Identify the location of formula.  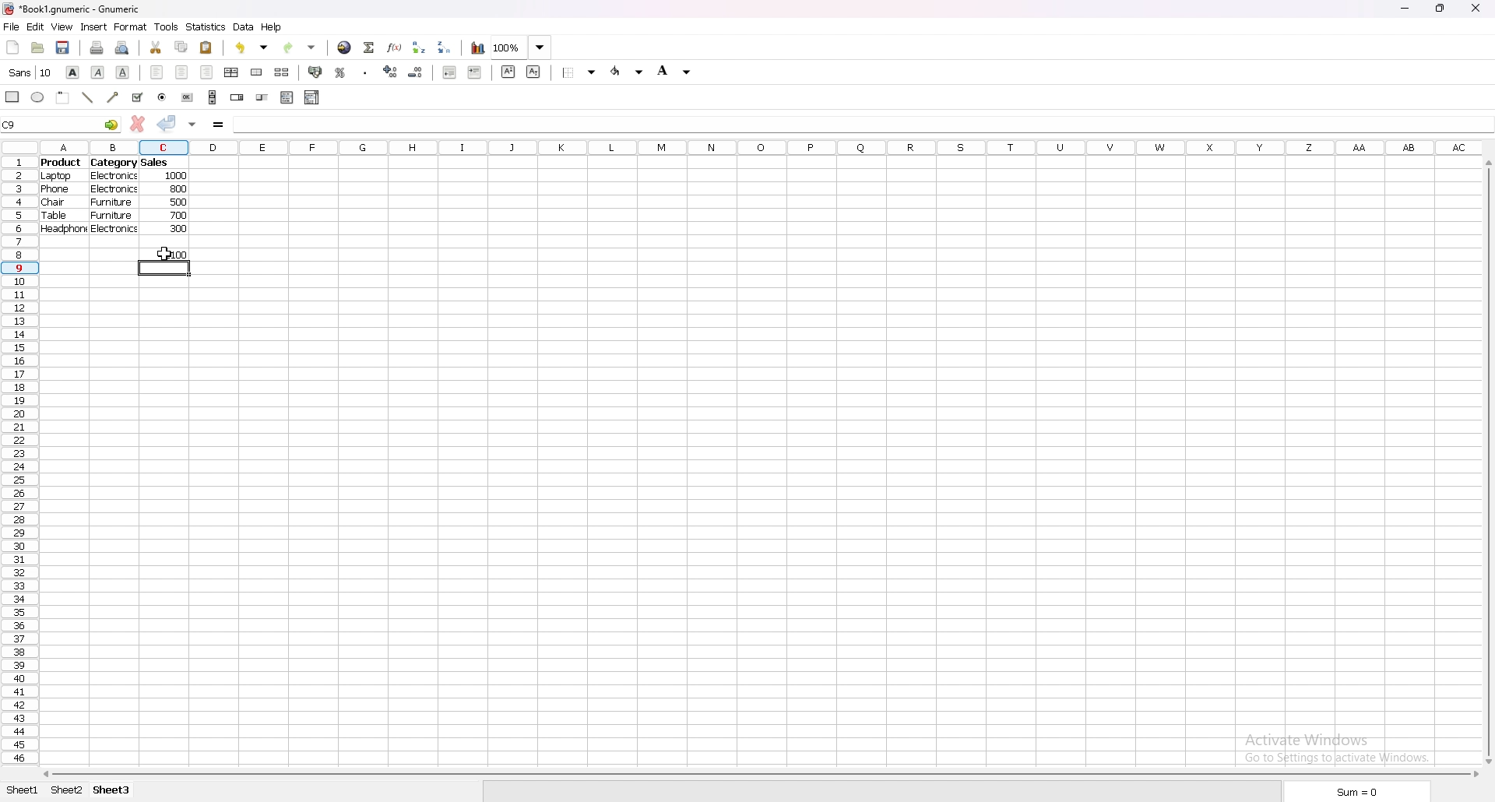
(835, 125).